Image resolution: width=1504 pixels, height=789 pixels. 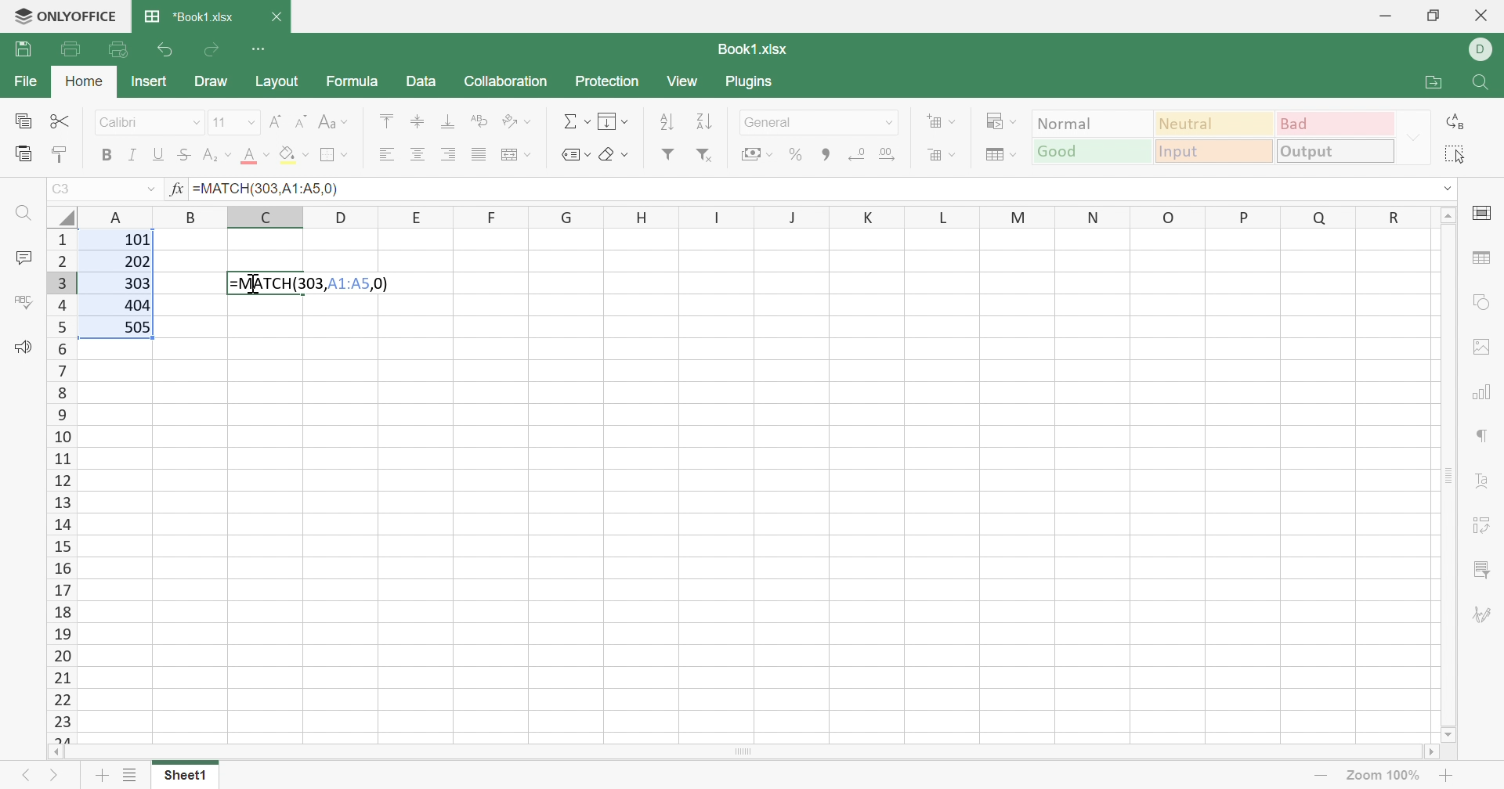 What do you see at coordinates (136, 284) in the screenshot?
I see `303` at bounding box center [136, 284].